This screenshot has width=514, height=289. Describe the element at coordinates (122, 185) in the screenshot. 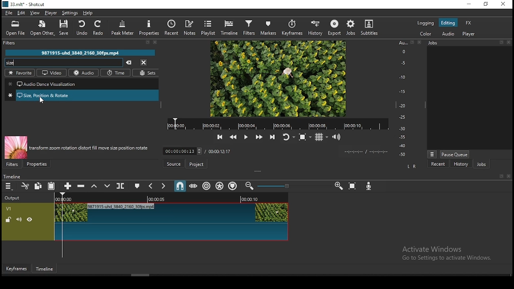

I see `split at playhead` at that location.